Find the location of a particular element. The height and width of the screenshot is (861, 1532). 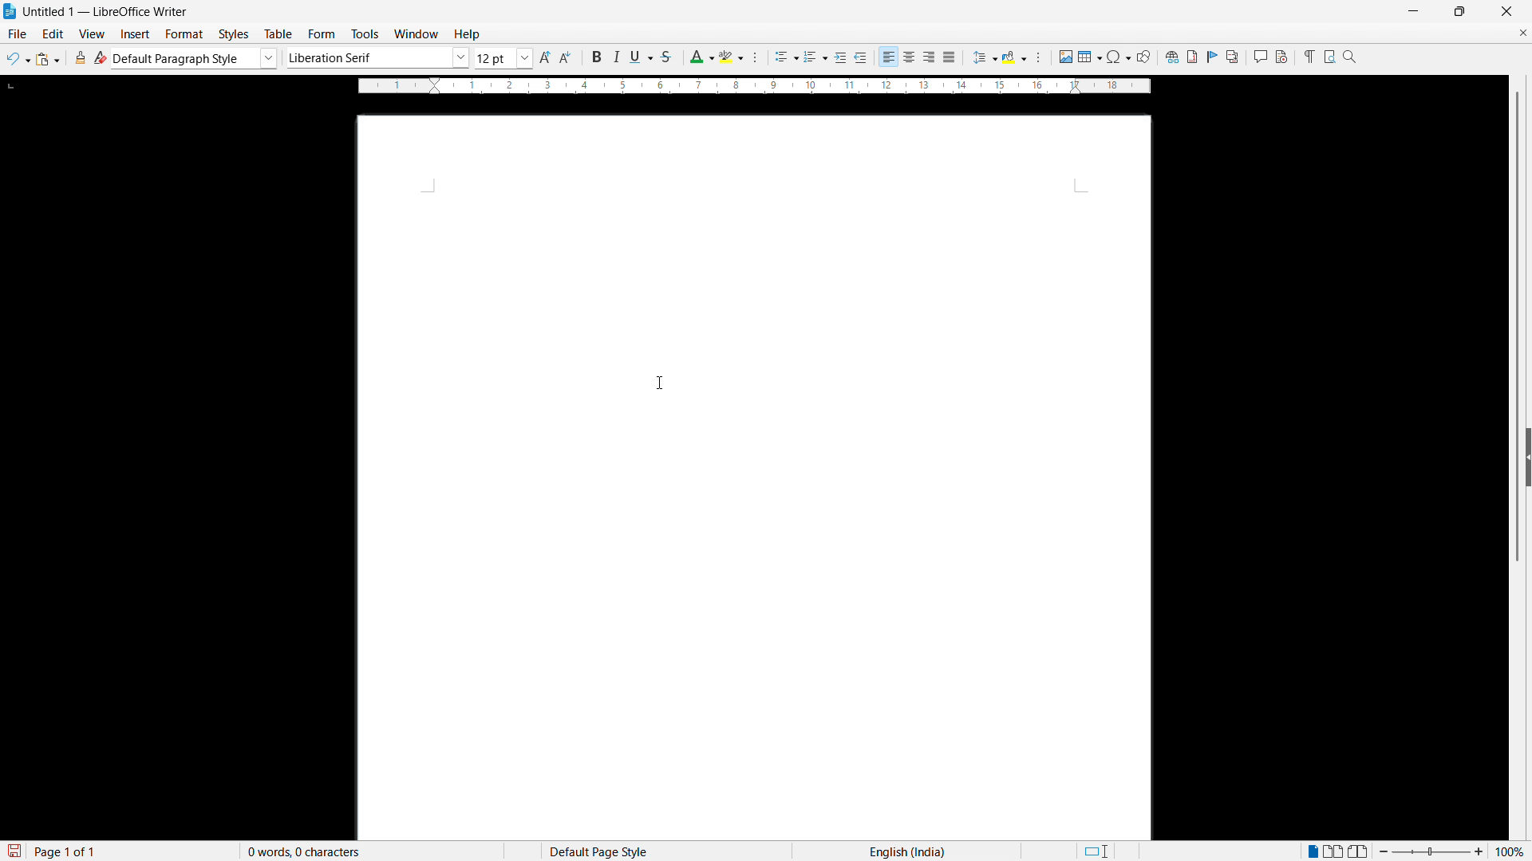

Justify  is located at coordinates (949, 57).